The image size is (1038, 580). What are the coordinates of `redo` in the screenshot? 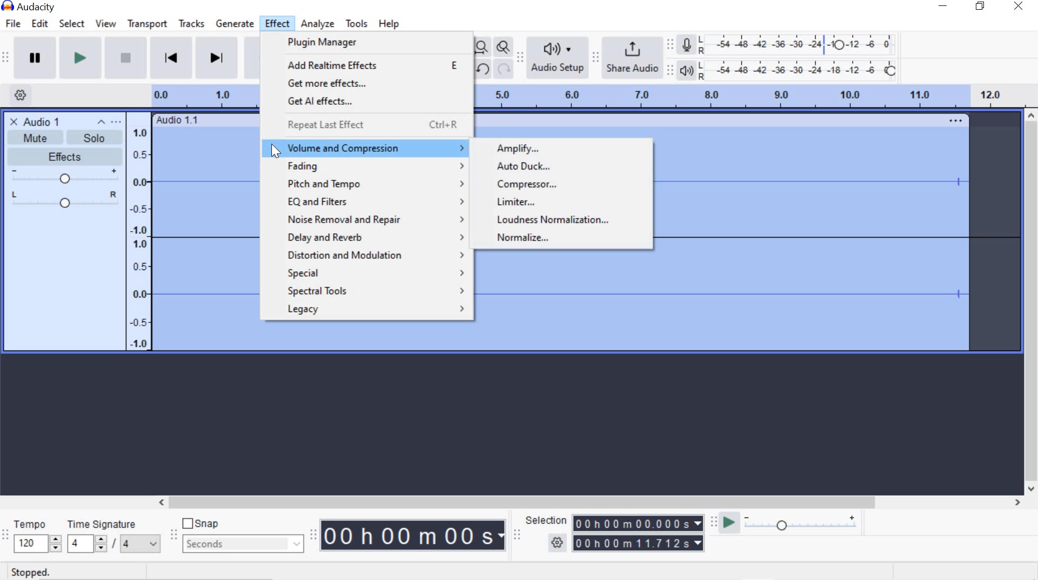 It's located at (504, 70).